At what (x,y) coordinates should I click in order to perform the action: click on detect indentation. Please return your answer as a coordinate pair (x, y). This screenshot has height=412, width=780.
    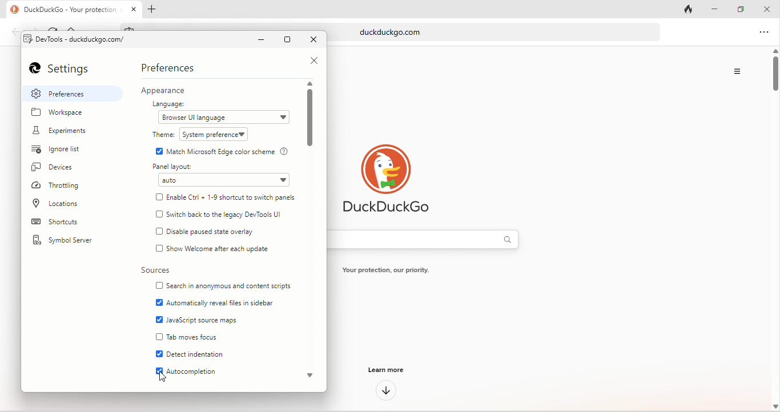
    Looking at the image, I should click on (203, 353).